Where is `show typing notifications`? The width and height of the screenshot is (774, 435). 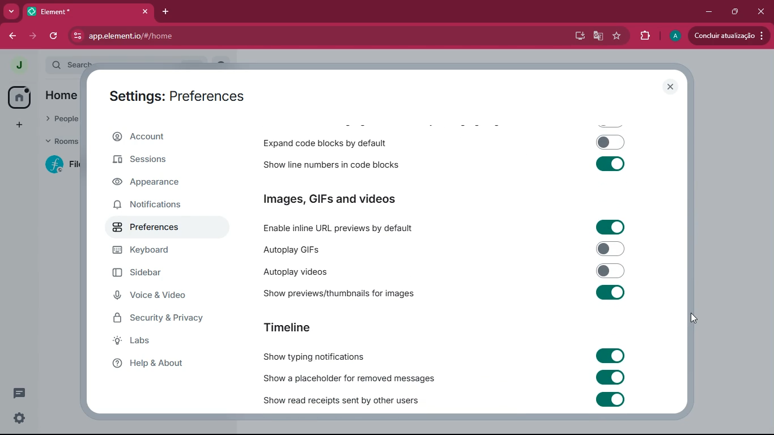 show typing notifications is located at coordinates (325, 356).